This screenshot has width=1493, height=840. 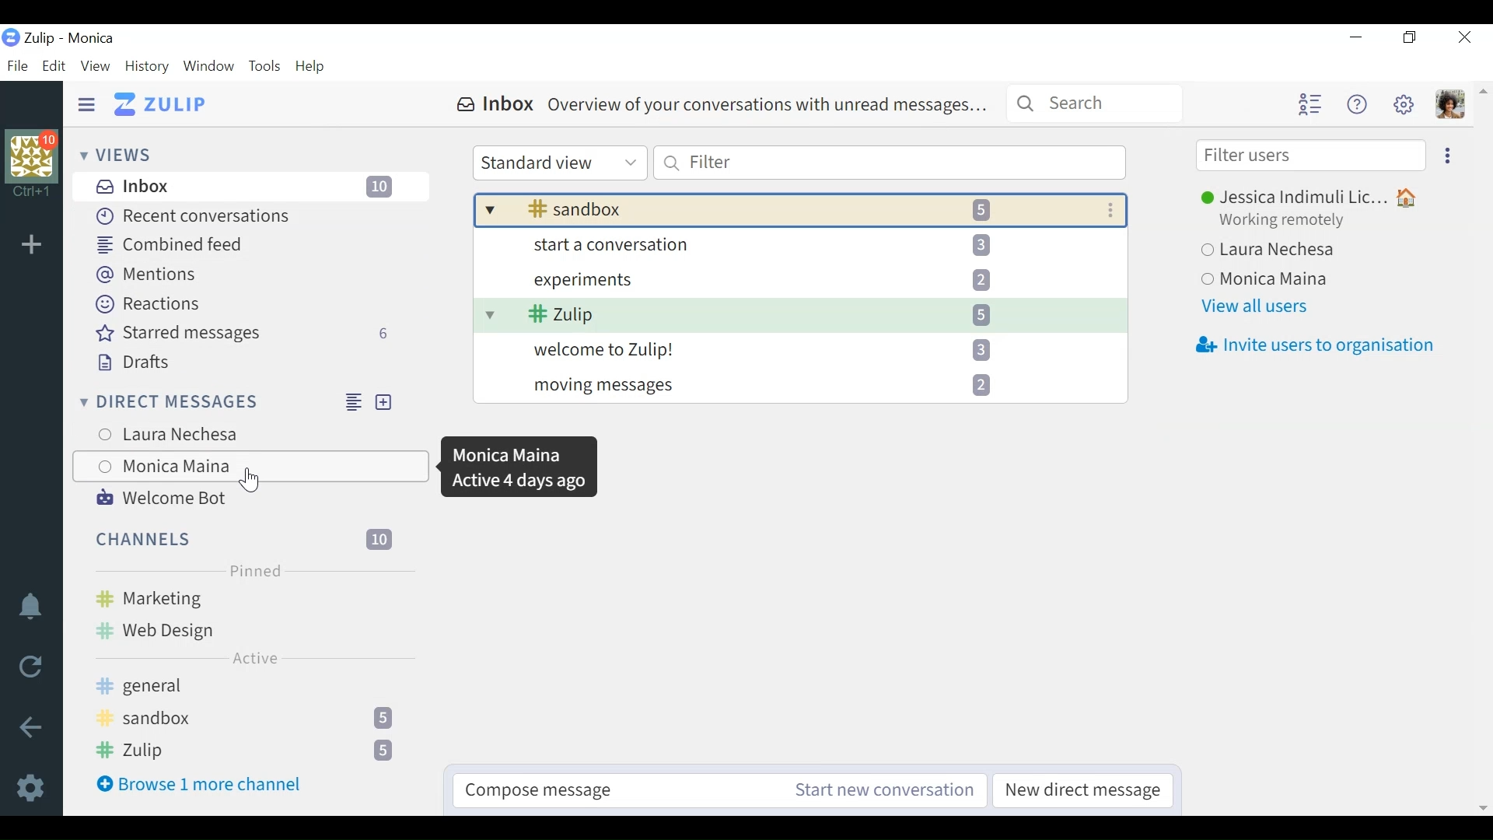 What do you see at coordinates (11, 39) in the screenshot?
I see `Zulip Desktop icon` at bounding box center [11, 39].